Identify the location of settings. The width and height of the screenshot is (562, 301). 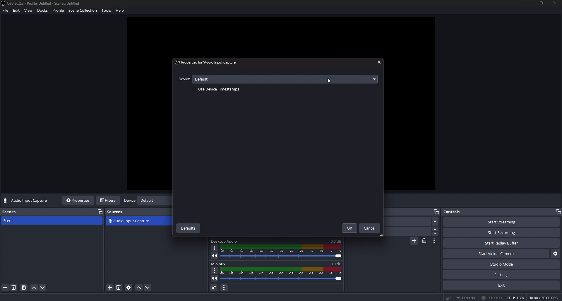
(555, 254).